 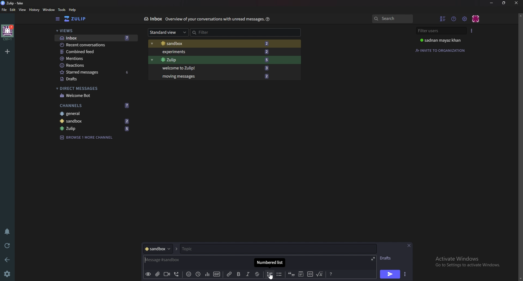 I want to click on Direct messages, so click(x=93, y=88).